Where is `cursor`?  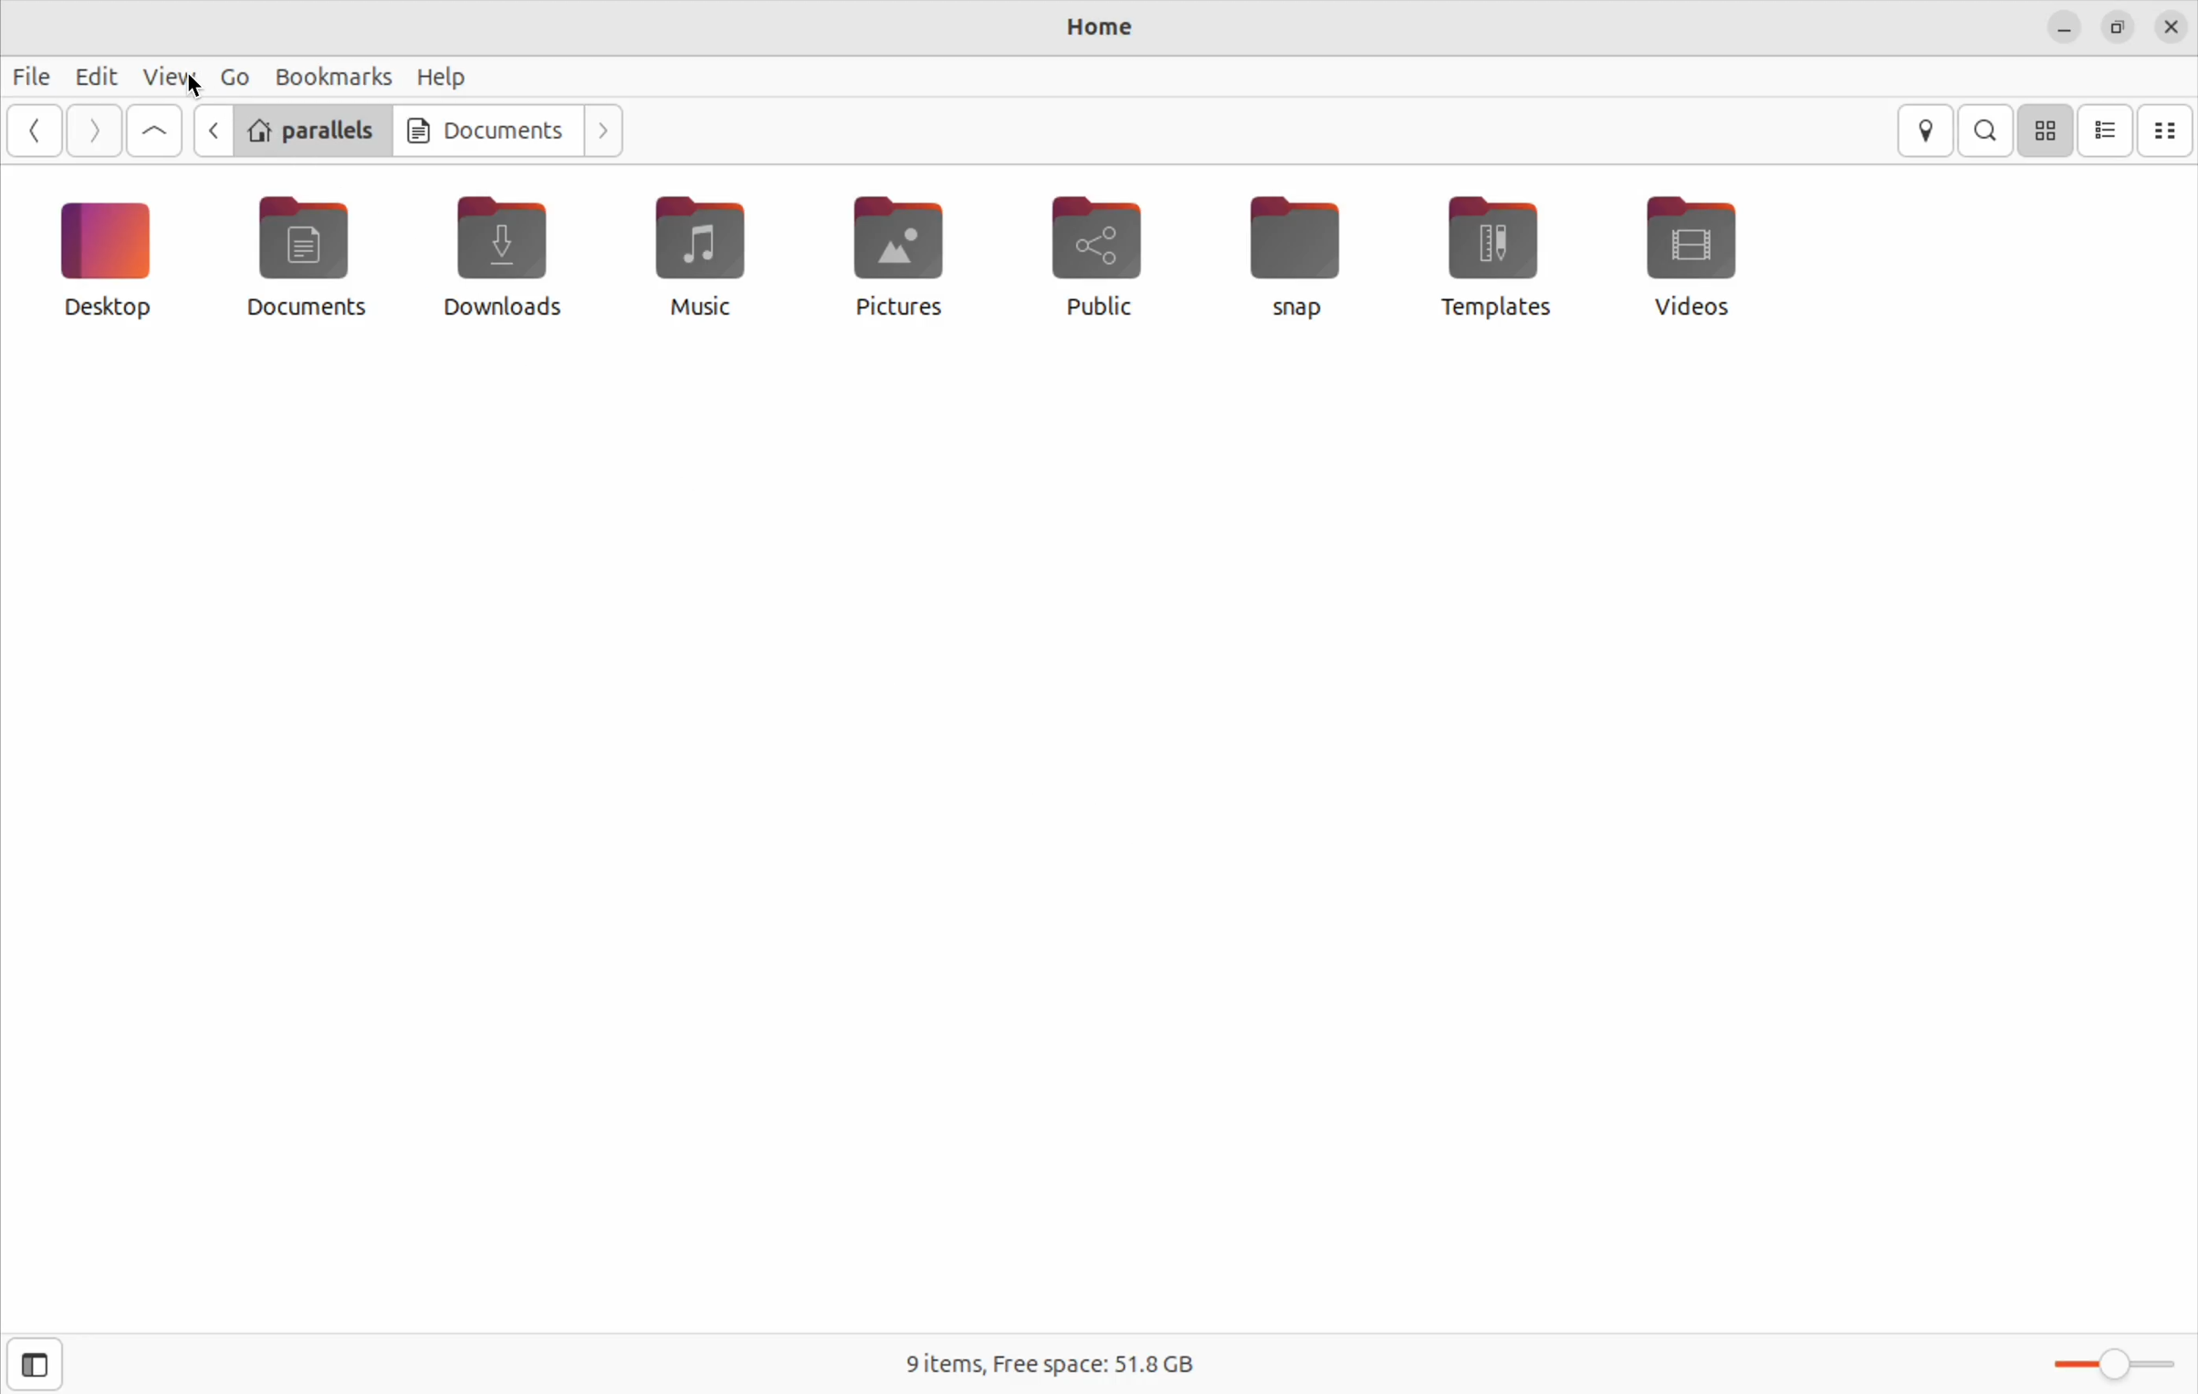 cursor is located at coordinates (189, 89).